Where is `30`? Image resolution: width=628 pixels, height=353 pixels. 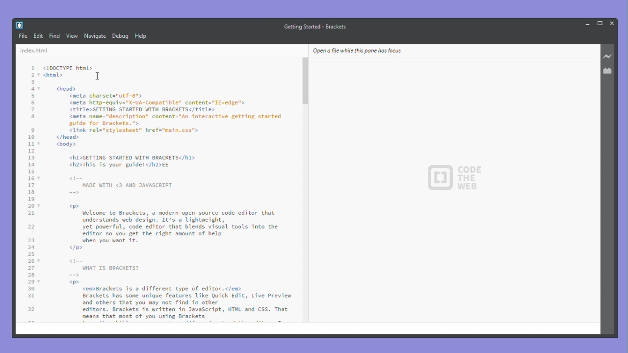 30 is located at coordinates (31, 288).